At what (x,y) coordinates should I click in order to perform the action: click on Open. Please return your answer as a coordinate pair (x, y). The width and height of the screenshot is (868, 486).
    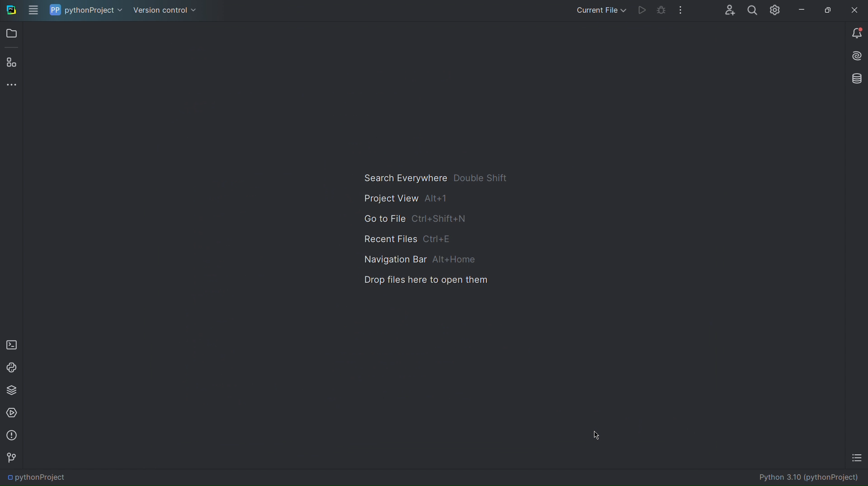
    Looking at the image, I should click on (13, 34).